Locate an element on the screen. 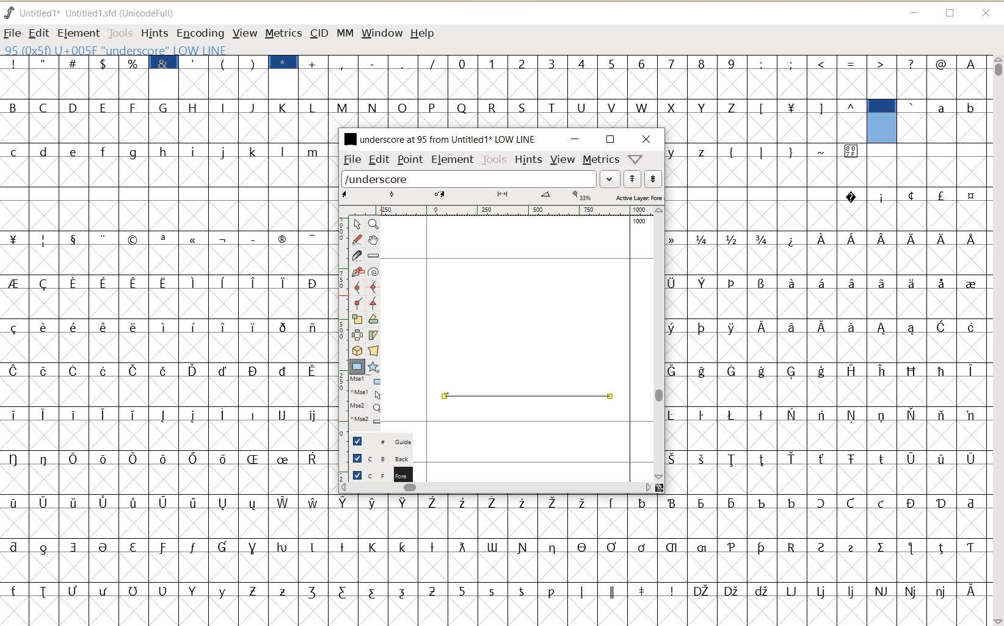  RESTORE is located at coordinates (950, 14).